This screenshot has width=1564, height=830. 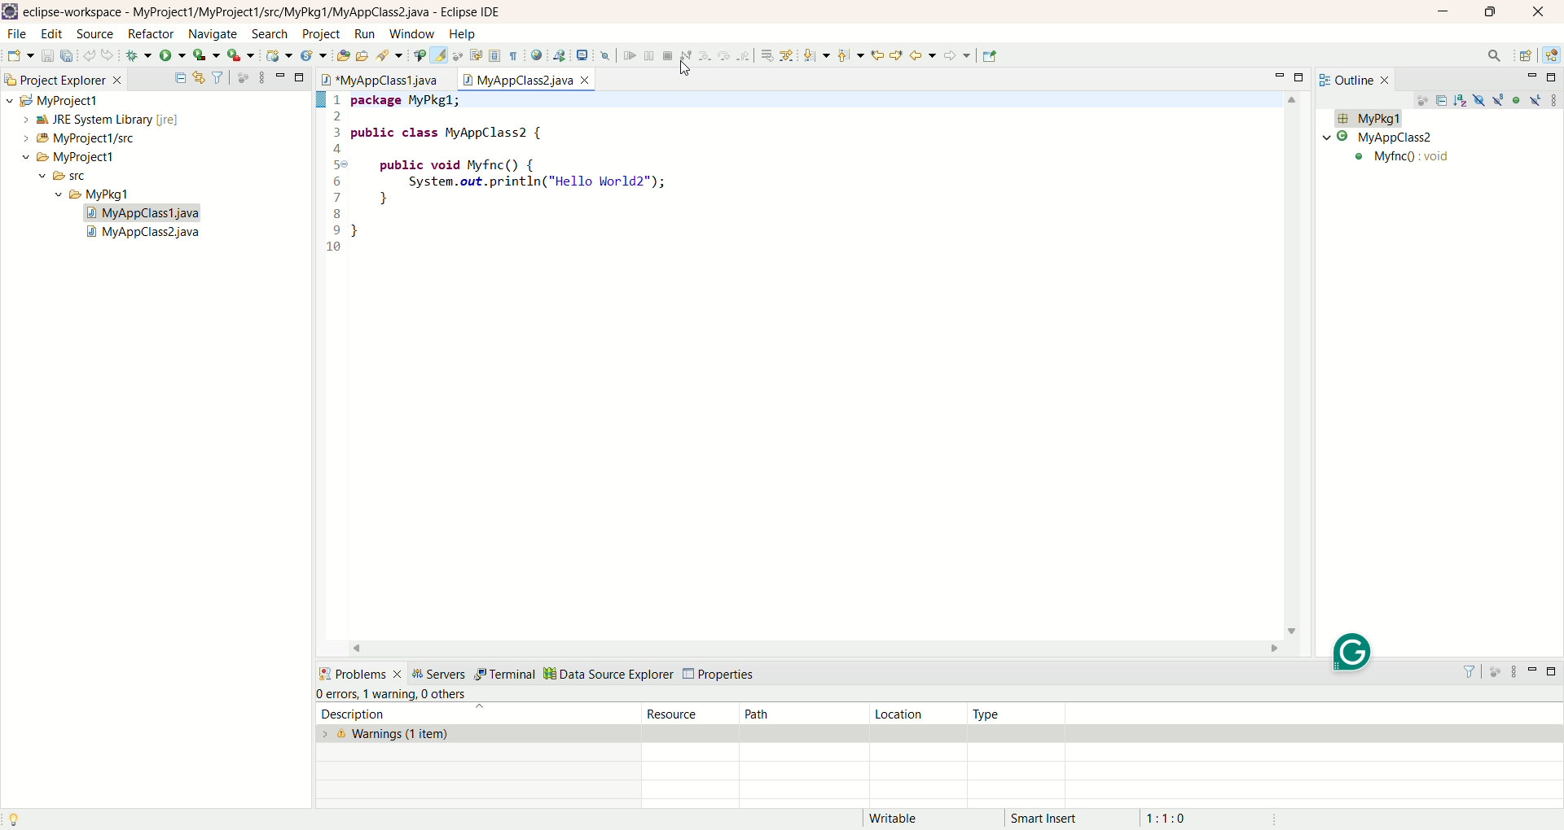 I want to click on 8: 2: 135, so click(x=1192, y=817).